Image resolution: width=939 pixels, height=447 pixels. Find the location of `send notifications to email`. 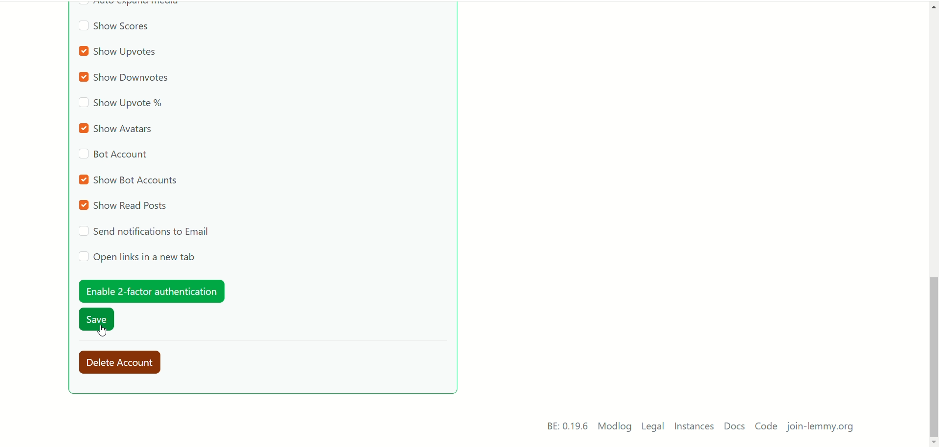

send notifications to email is located at coordinates (146, 231).